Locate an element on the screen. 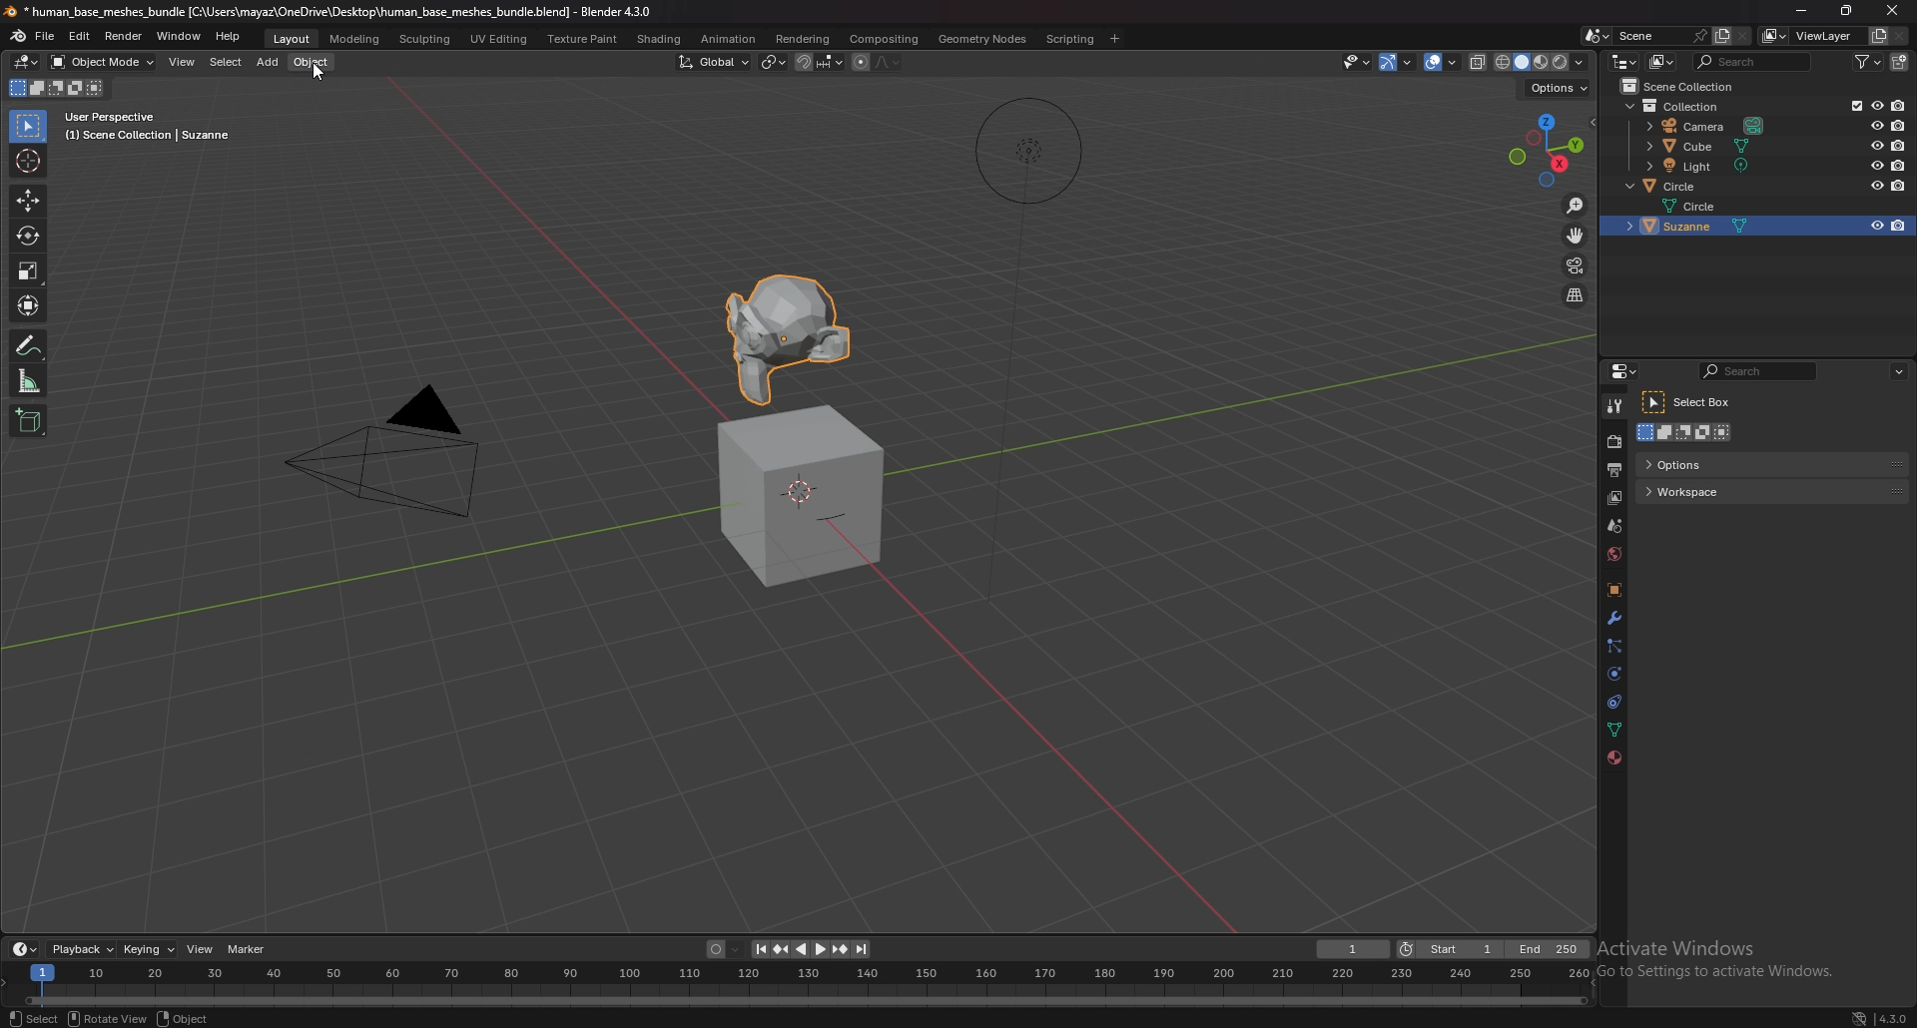  object is located at coordinates (1613, 589).